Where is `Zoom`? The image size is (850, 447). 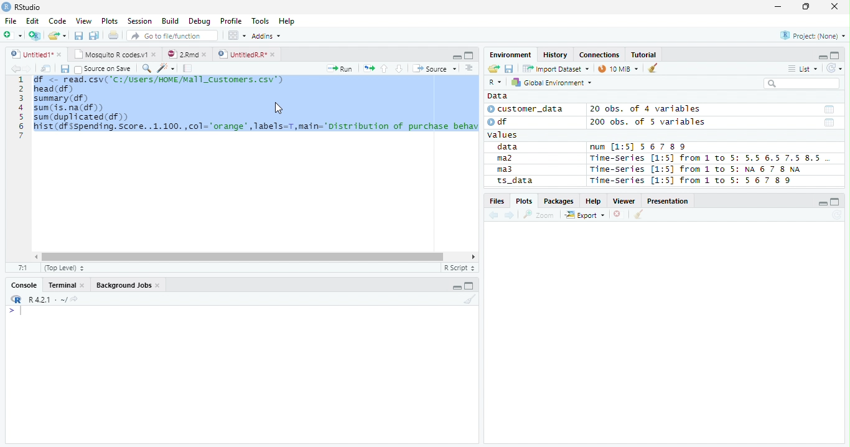 Zoom is located at coordinates (539, 215).